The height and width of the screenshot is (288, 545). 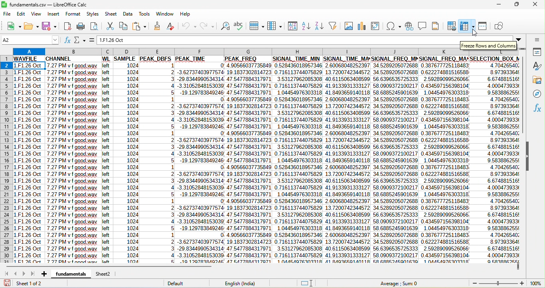 What do you see at coordinates (489, 46) in the screenshot?
I see `freeze row and columns dialog box` at bounding box center [489, 46].